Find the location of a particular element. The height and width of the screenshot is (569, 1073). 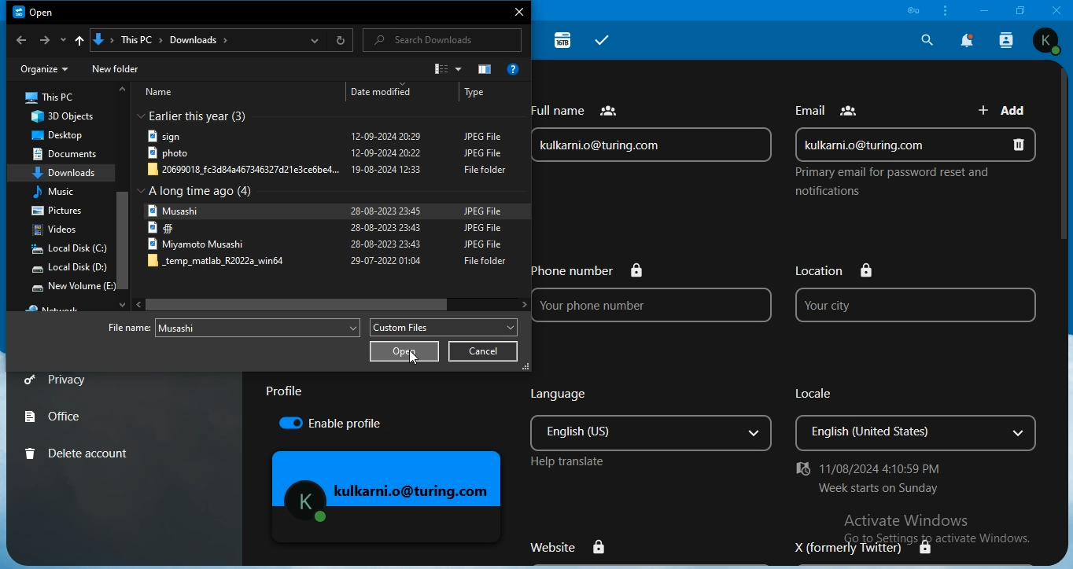

text is located at coordinates (315, 93).